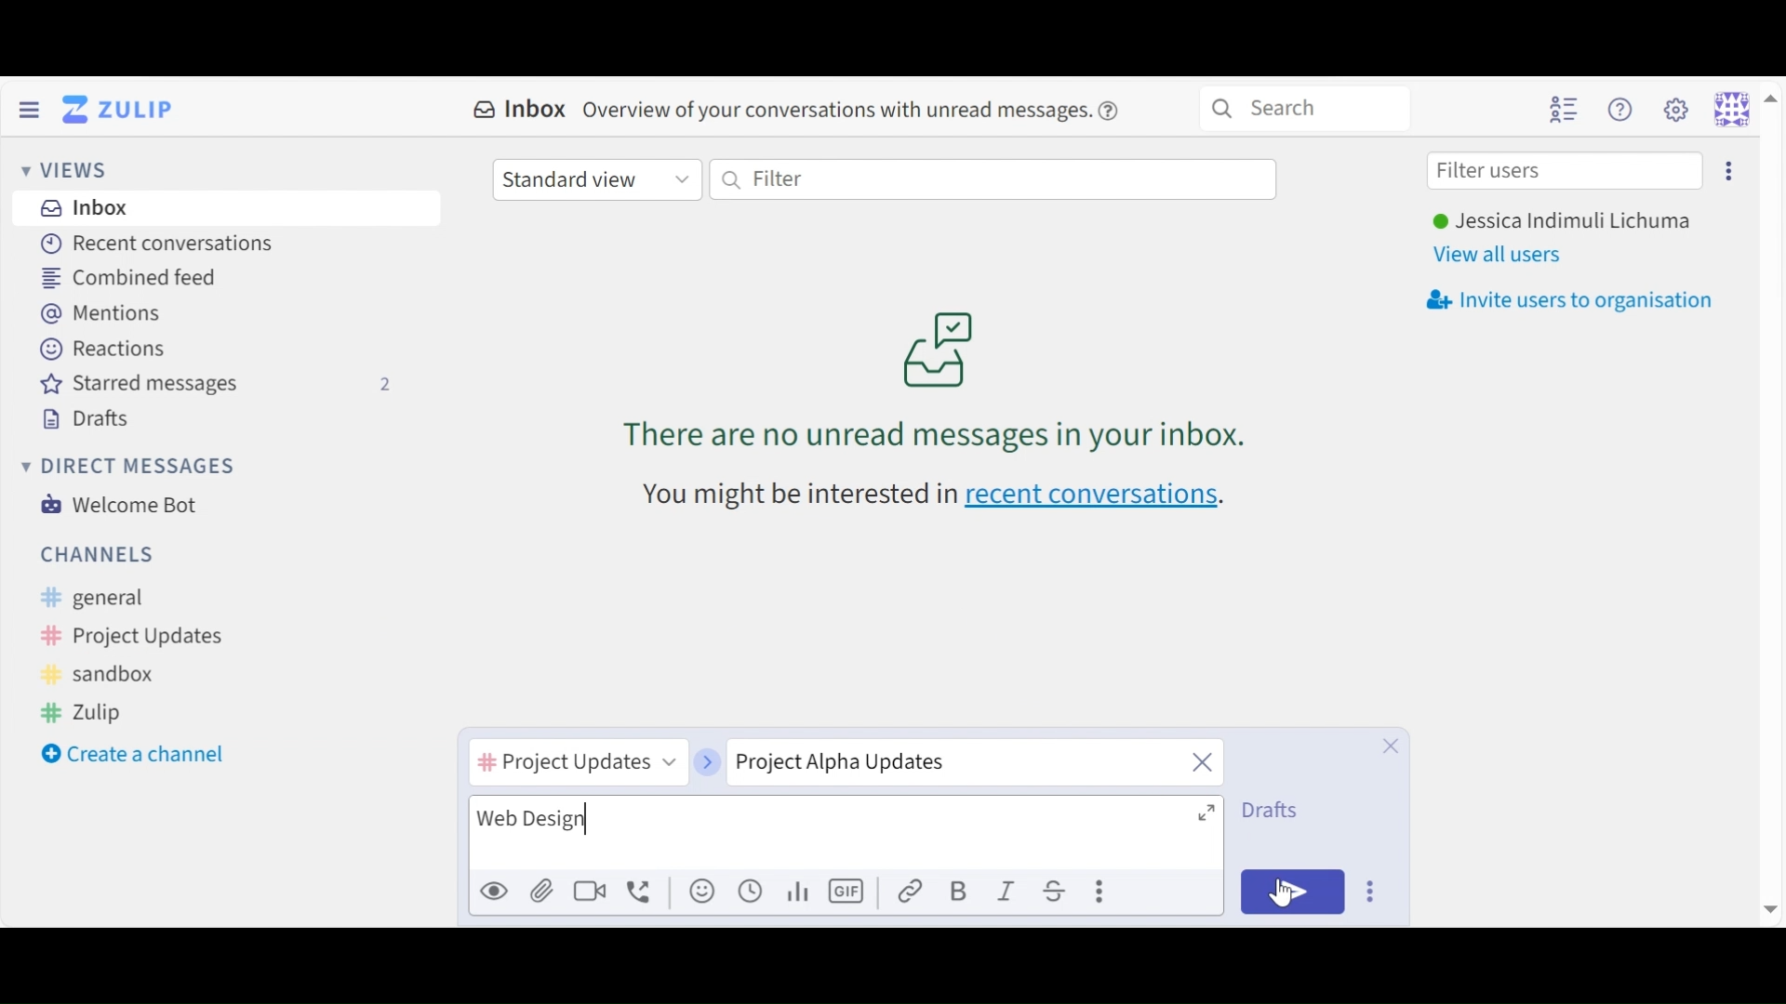 Image resolution: width=1786 pixels, height=1004 pixels. What do you see at coordinates (126, 505) in the screenshot?
I see `Welcome Bot` at bounding box center [126, 505].